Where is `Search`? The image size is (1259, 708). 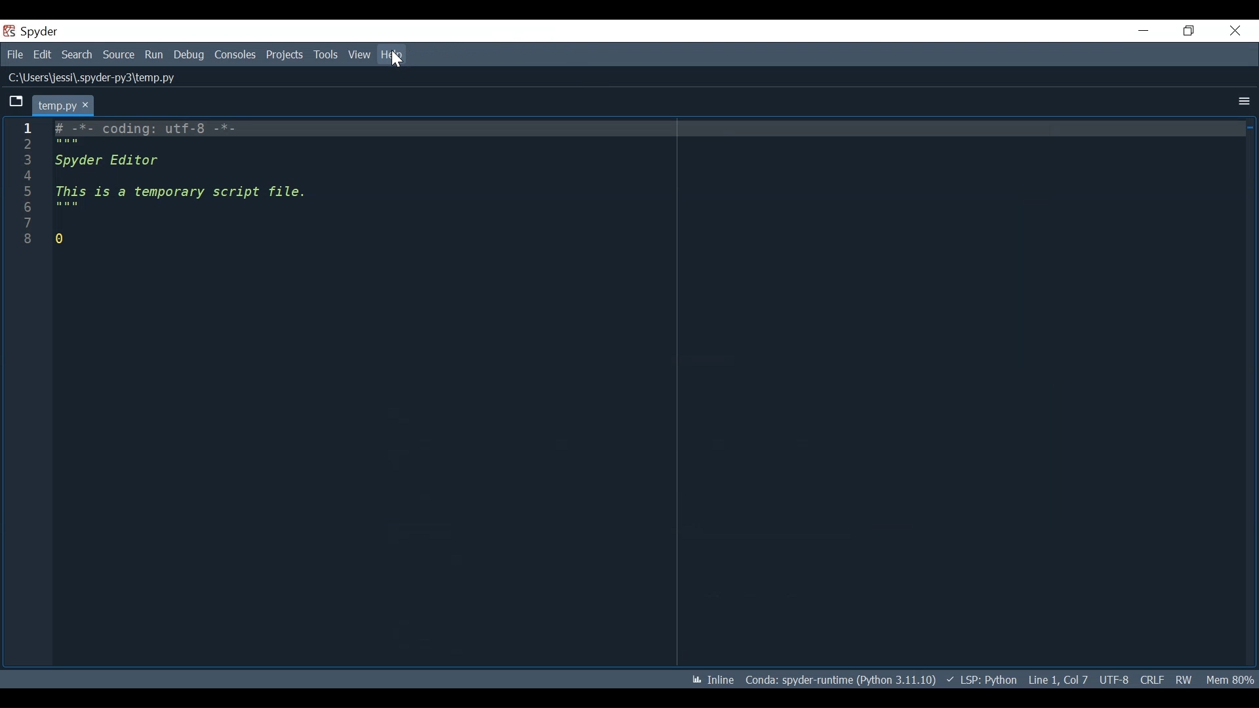 Search is located at coordinates (77, 54).